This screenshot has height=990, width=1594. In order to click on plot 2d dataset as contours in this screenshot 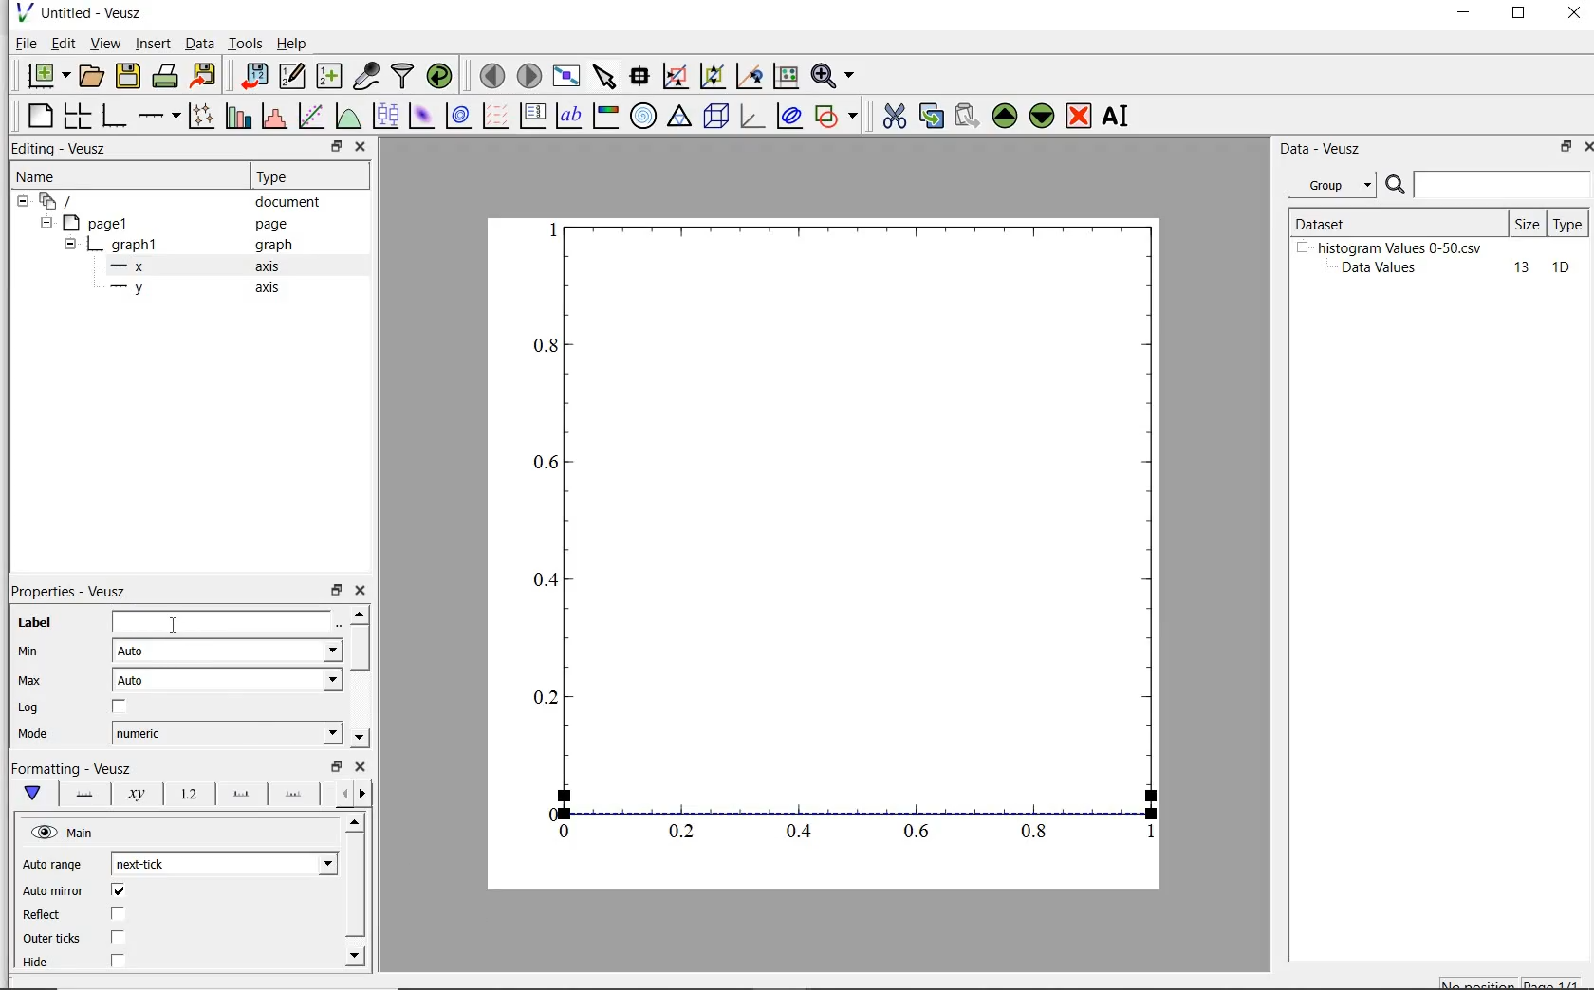, I will do `click(458, 116)`.